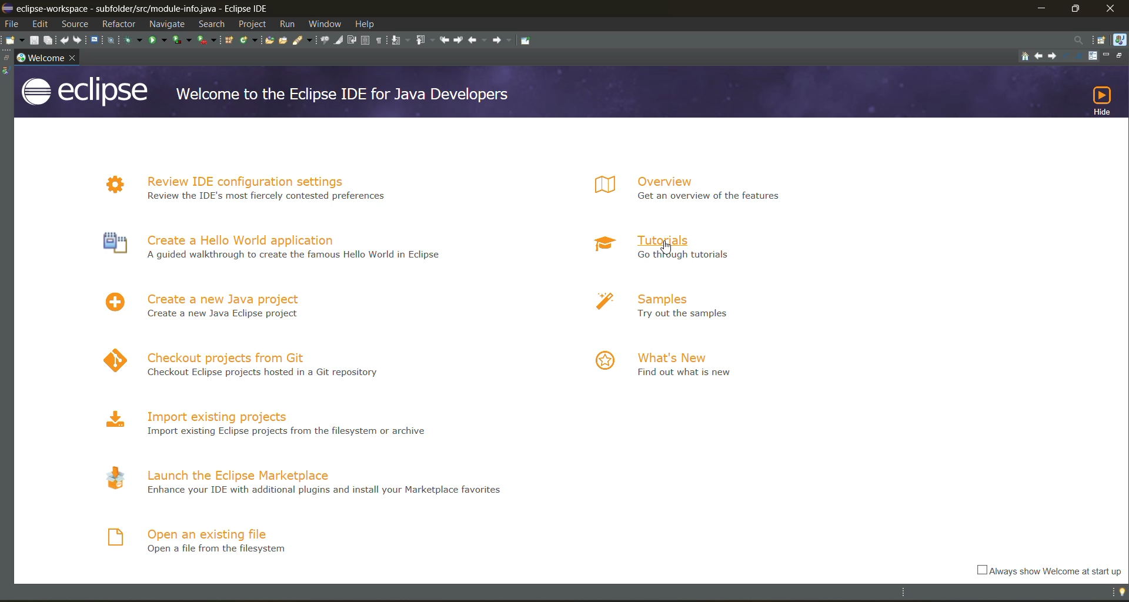 The width and height of the screenshot is (1129, 602). I want to click on welcome line, so click(343, 93).